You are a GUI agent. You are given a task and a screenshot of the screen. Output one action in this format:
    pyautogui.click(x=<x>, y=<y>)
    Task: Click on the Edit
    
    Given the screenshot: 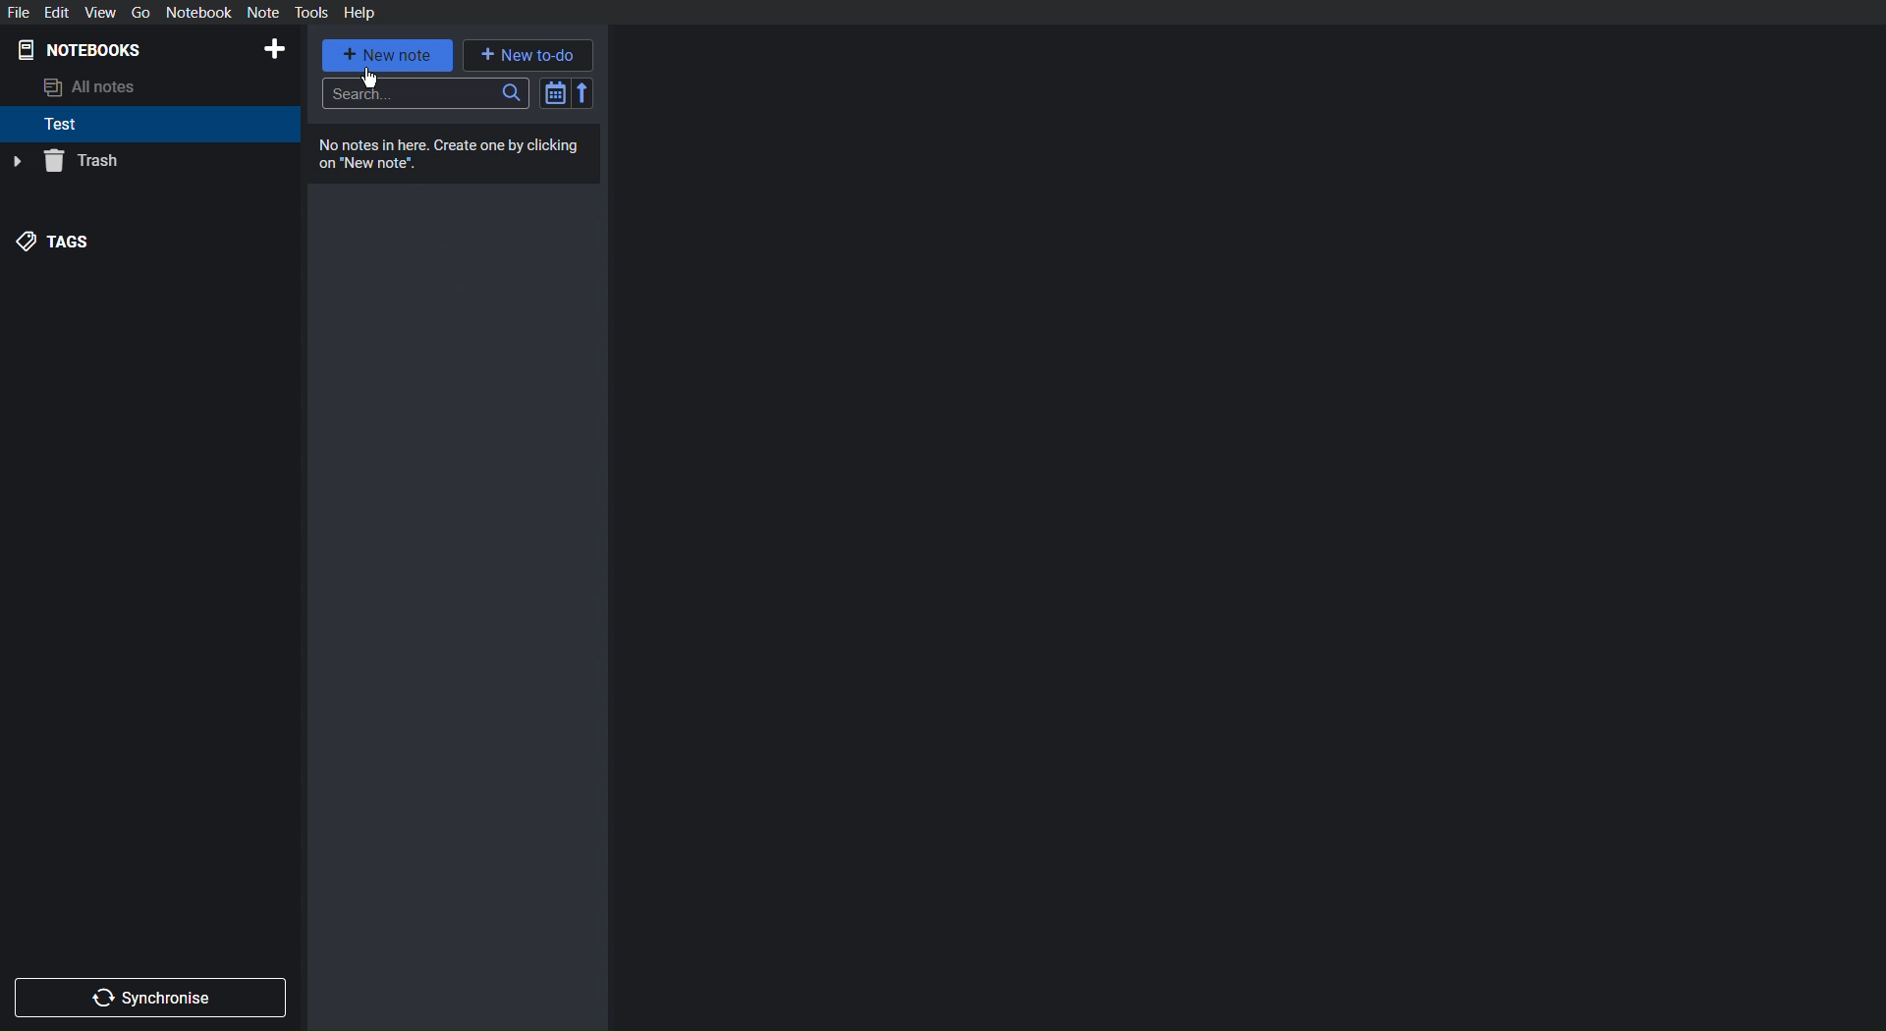 What is the action you would take?
    pyautogui.click(x=56, y=13)
    